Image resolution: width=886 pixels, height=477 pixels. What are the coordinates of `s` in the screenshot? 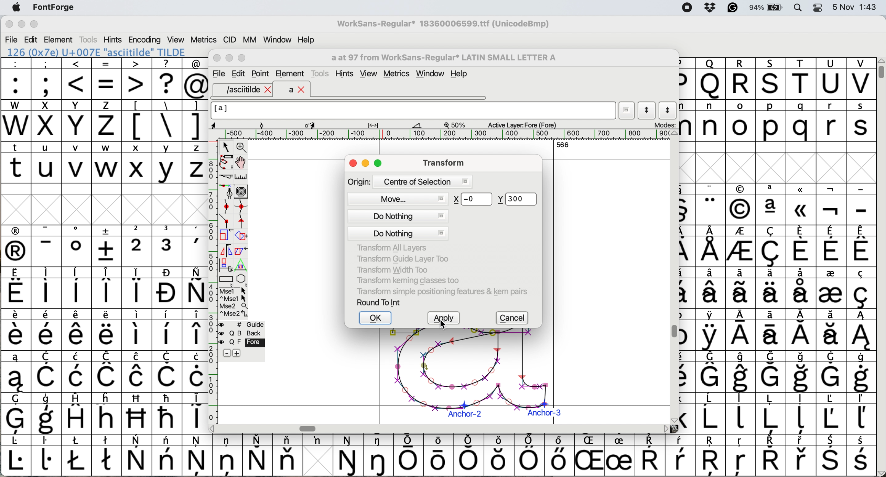 It's located at (861, 121).